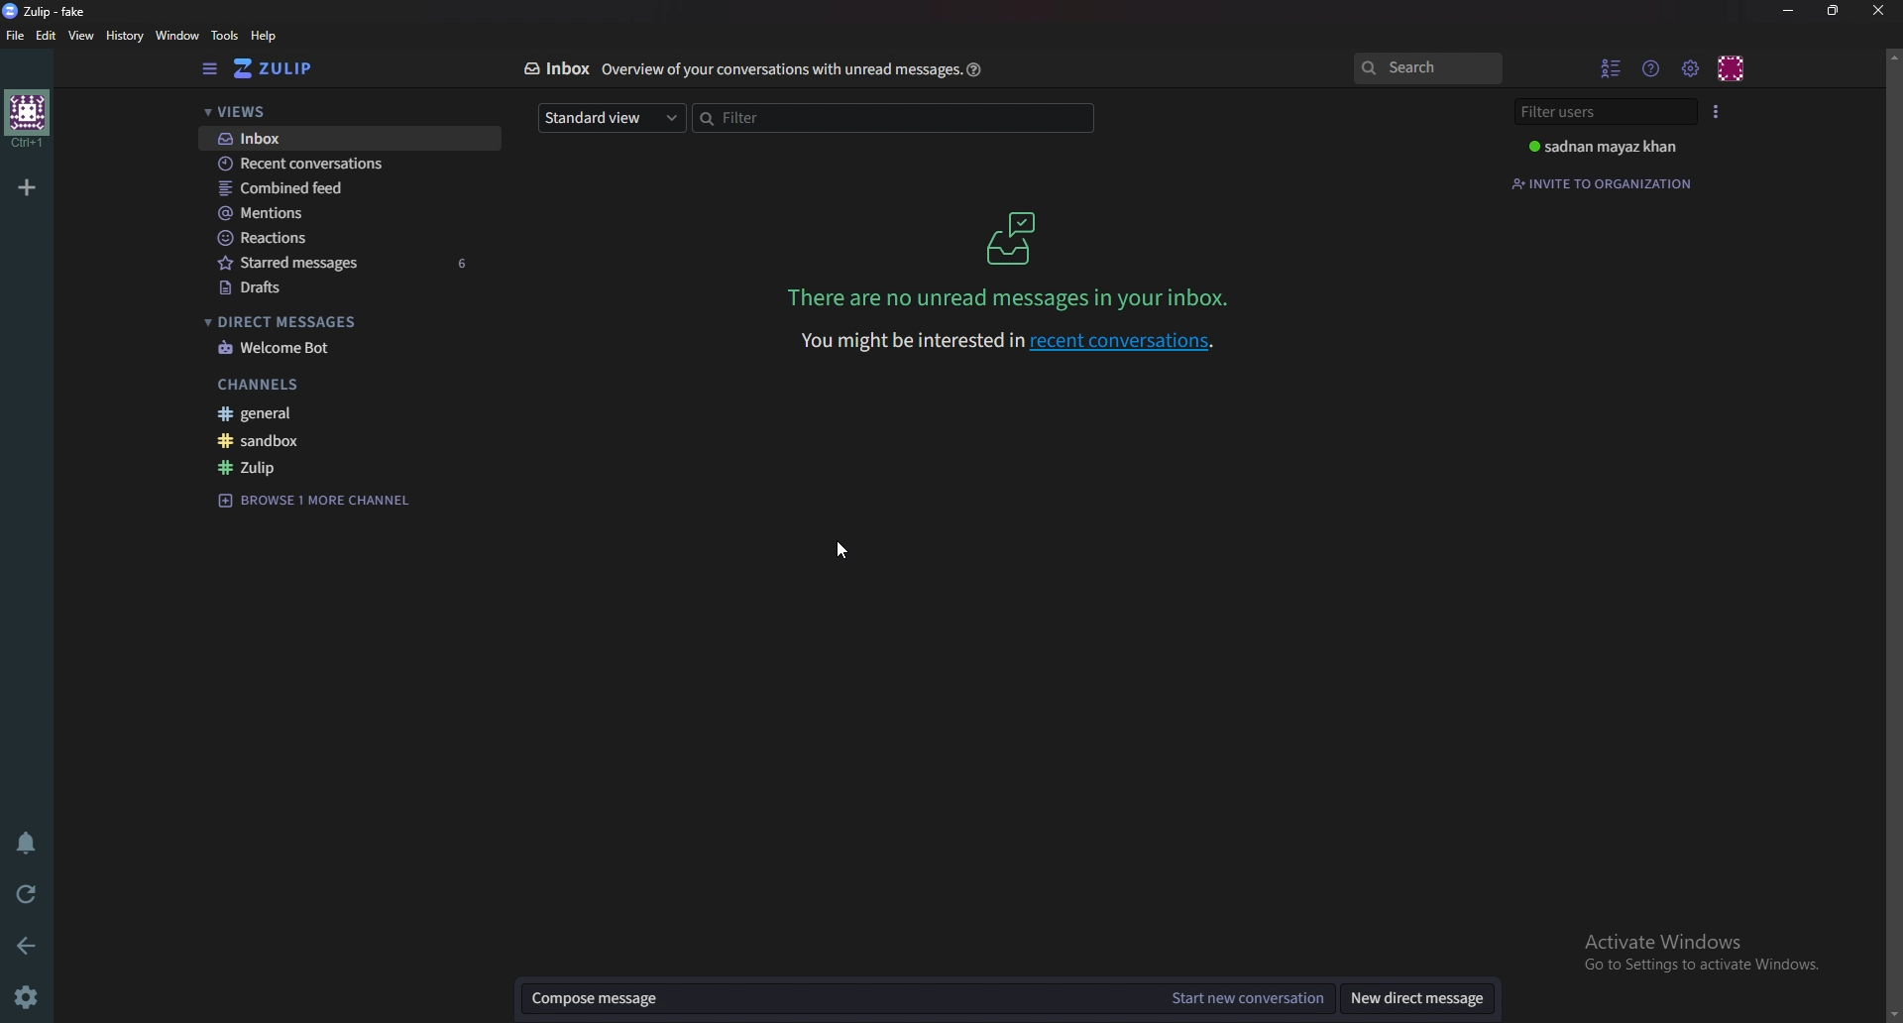  I want to click on History, so click(127, 35).